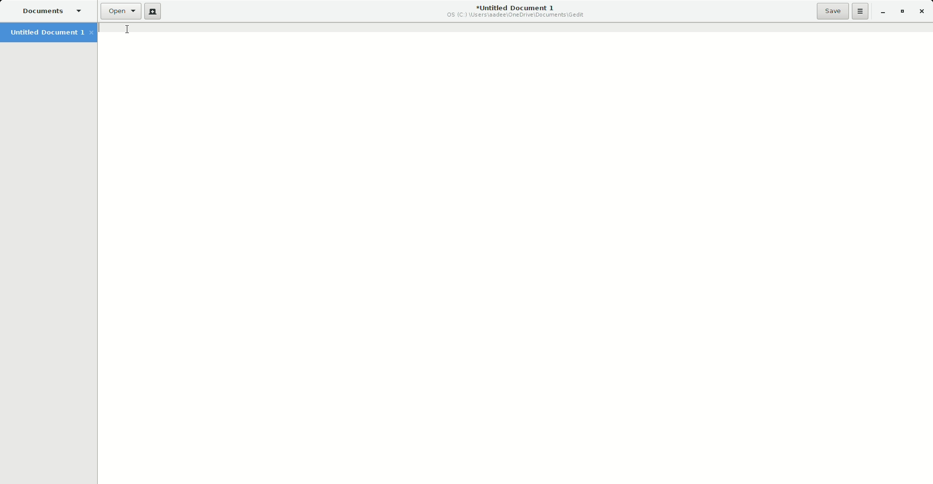  What do you see at coordinates (882, 12) in the screenshot?
I see `Minimize` at bounding box center [882, 12].